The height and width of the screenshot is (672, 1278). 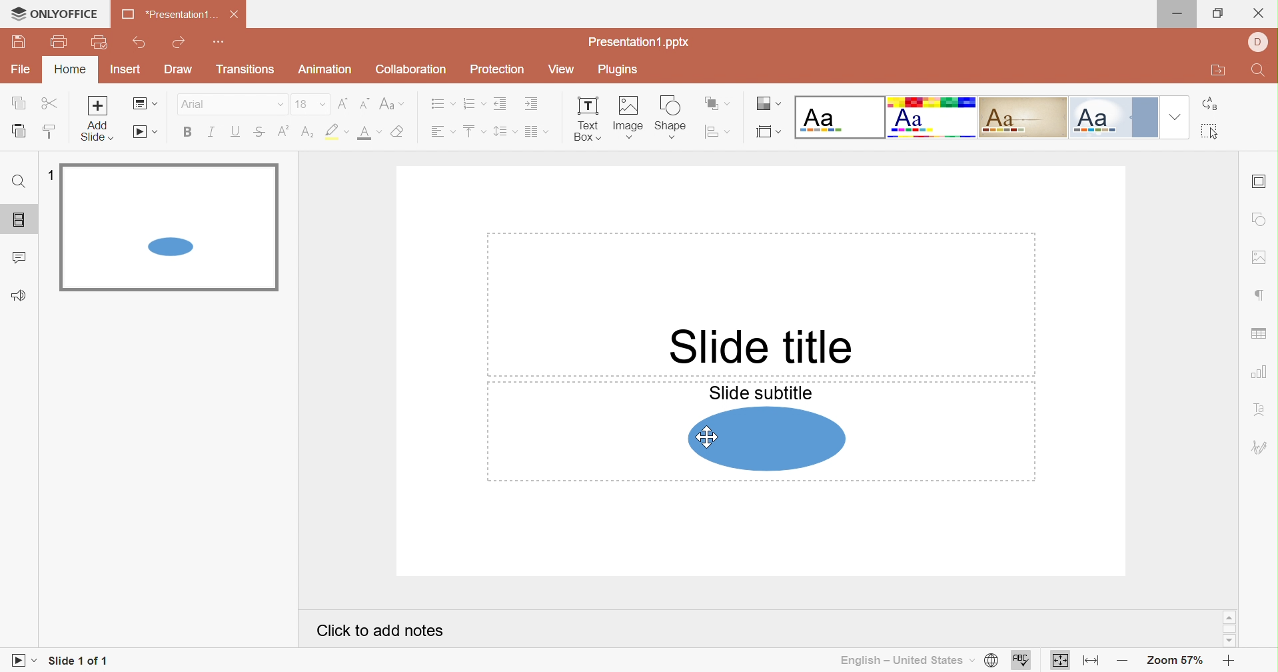 I want to click on Underline, so click(x=234, y=131).